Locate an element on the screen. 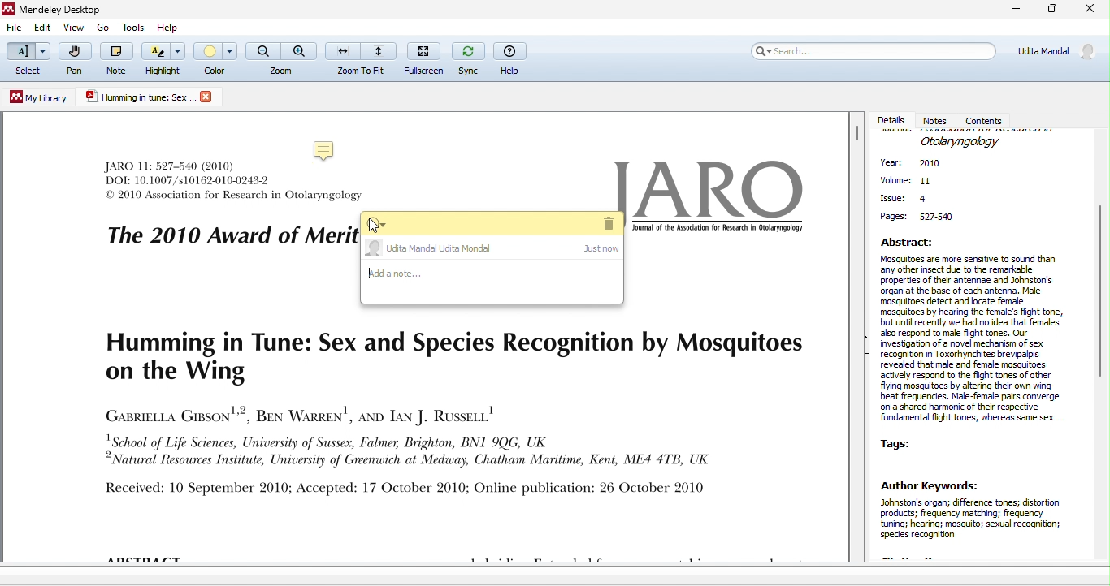 The image size is (1110, 586). help is located at coordinates (169, 28).